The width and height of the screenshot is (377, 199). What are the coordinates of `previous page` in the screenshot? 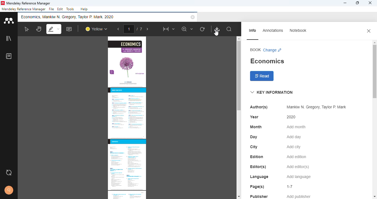 It's located at (118, 29).